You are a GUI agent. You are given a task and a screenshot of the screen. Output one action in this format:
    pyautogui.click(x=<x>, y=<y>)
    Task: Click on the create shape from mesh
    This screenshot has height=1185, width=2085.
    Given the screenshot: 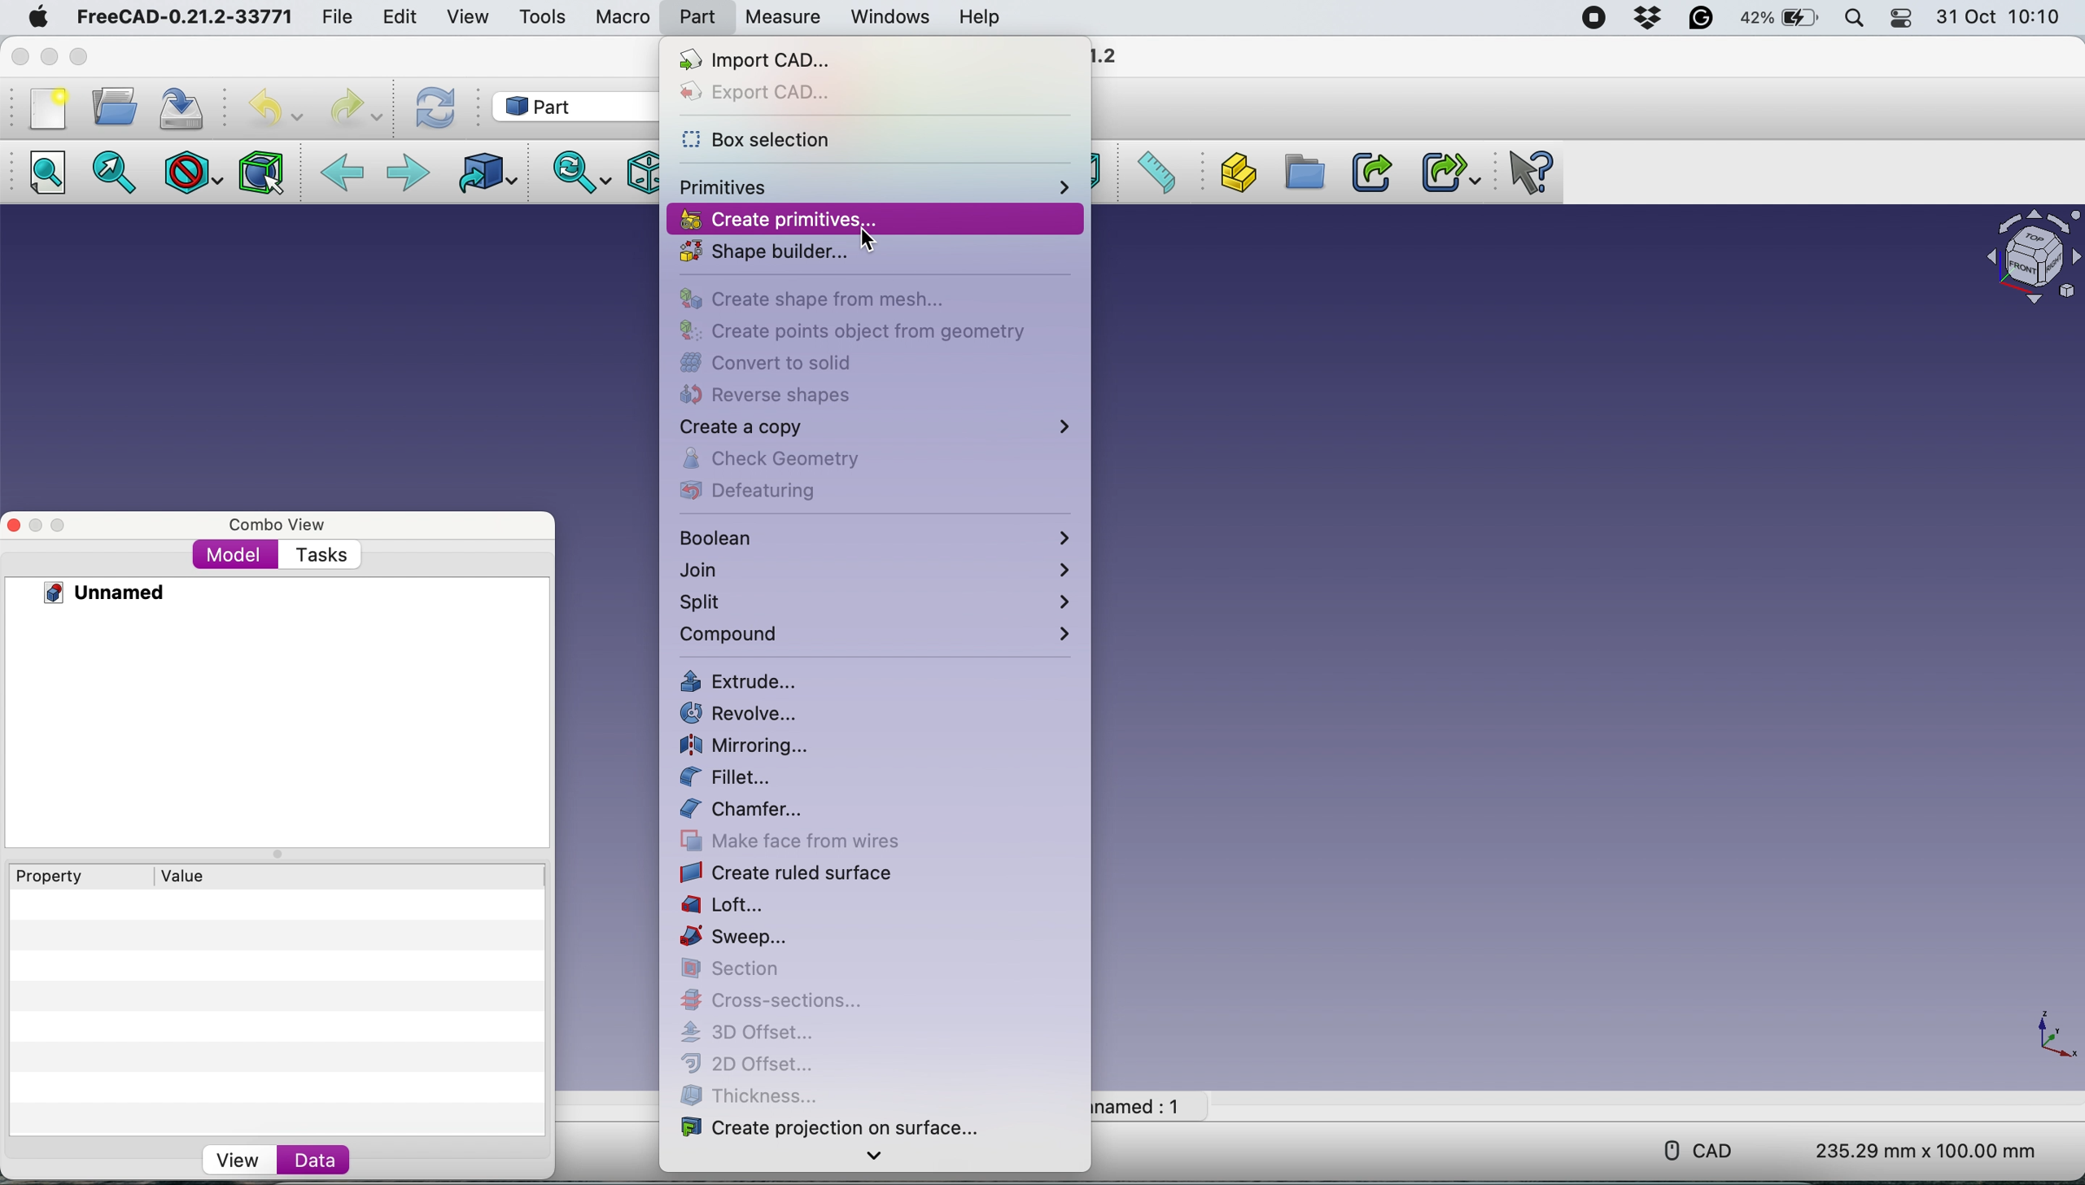 What is the action you would take?
    pyautogui.click(x=816, y=301)
    